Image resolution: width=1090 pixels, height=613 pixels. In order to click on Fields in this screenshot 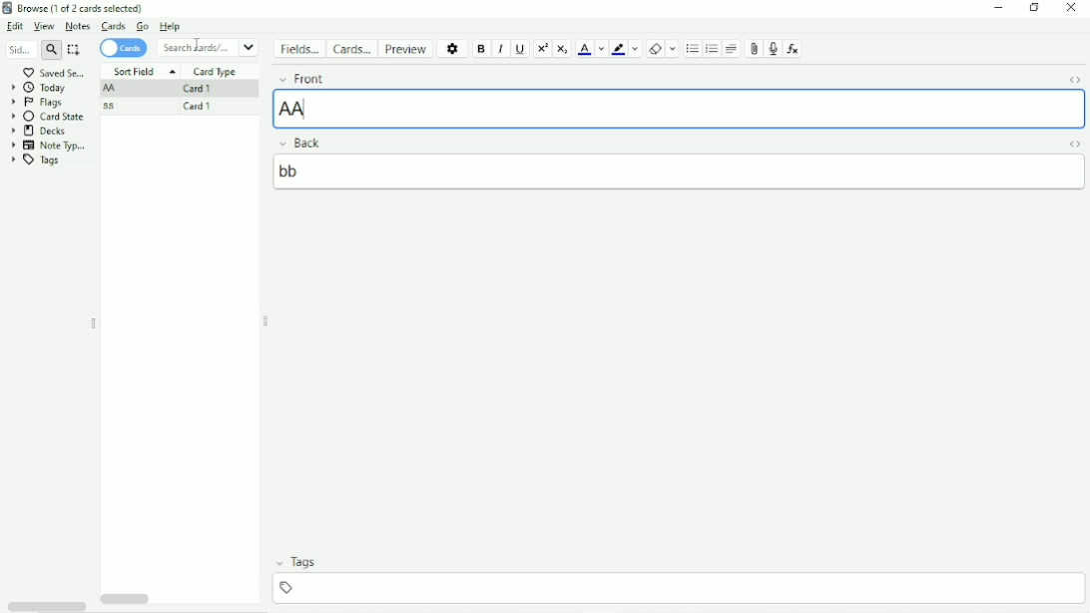, I will do `click(301, 49)`.